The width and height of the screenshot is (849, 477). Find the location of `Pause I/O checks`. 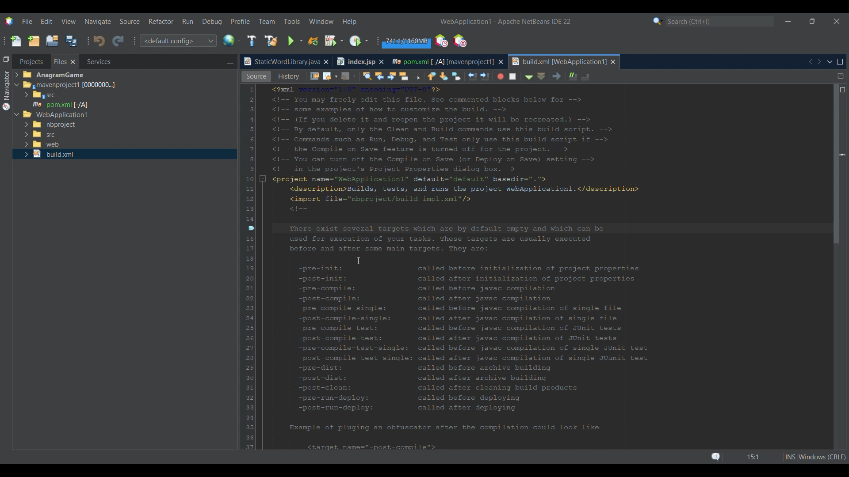

Pause I/O checks is located at coordinates (459, 41).